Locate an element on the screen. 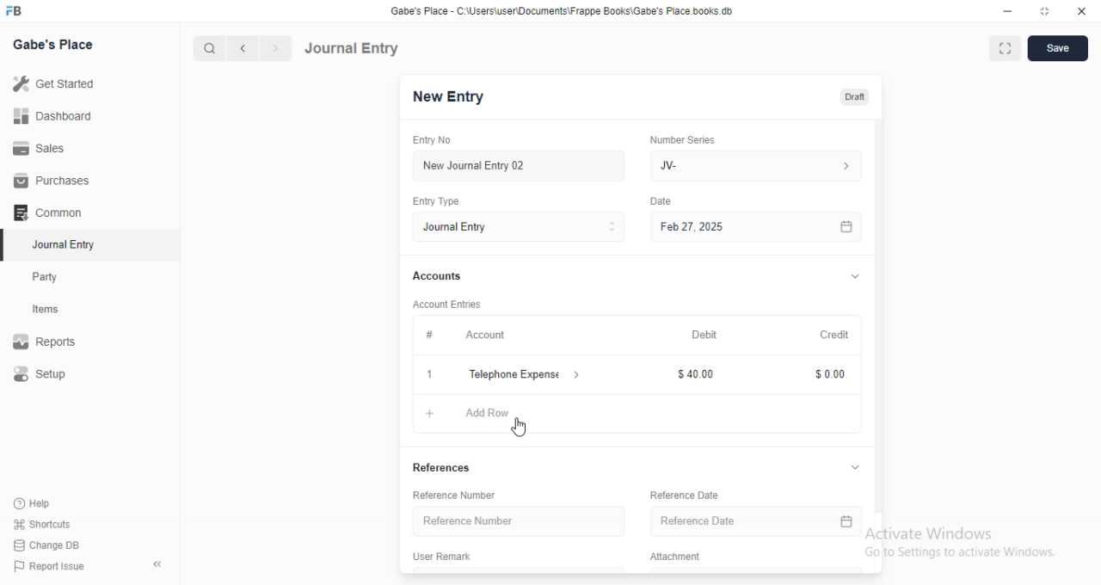 Image resolution: width=1101 pixels, height=585 pixels. Journal Entry is located at coordinates (60, 244).